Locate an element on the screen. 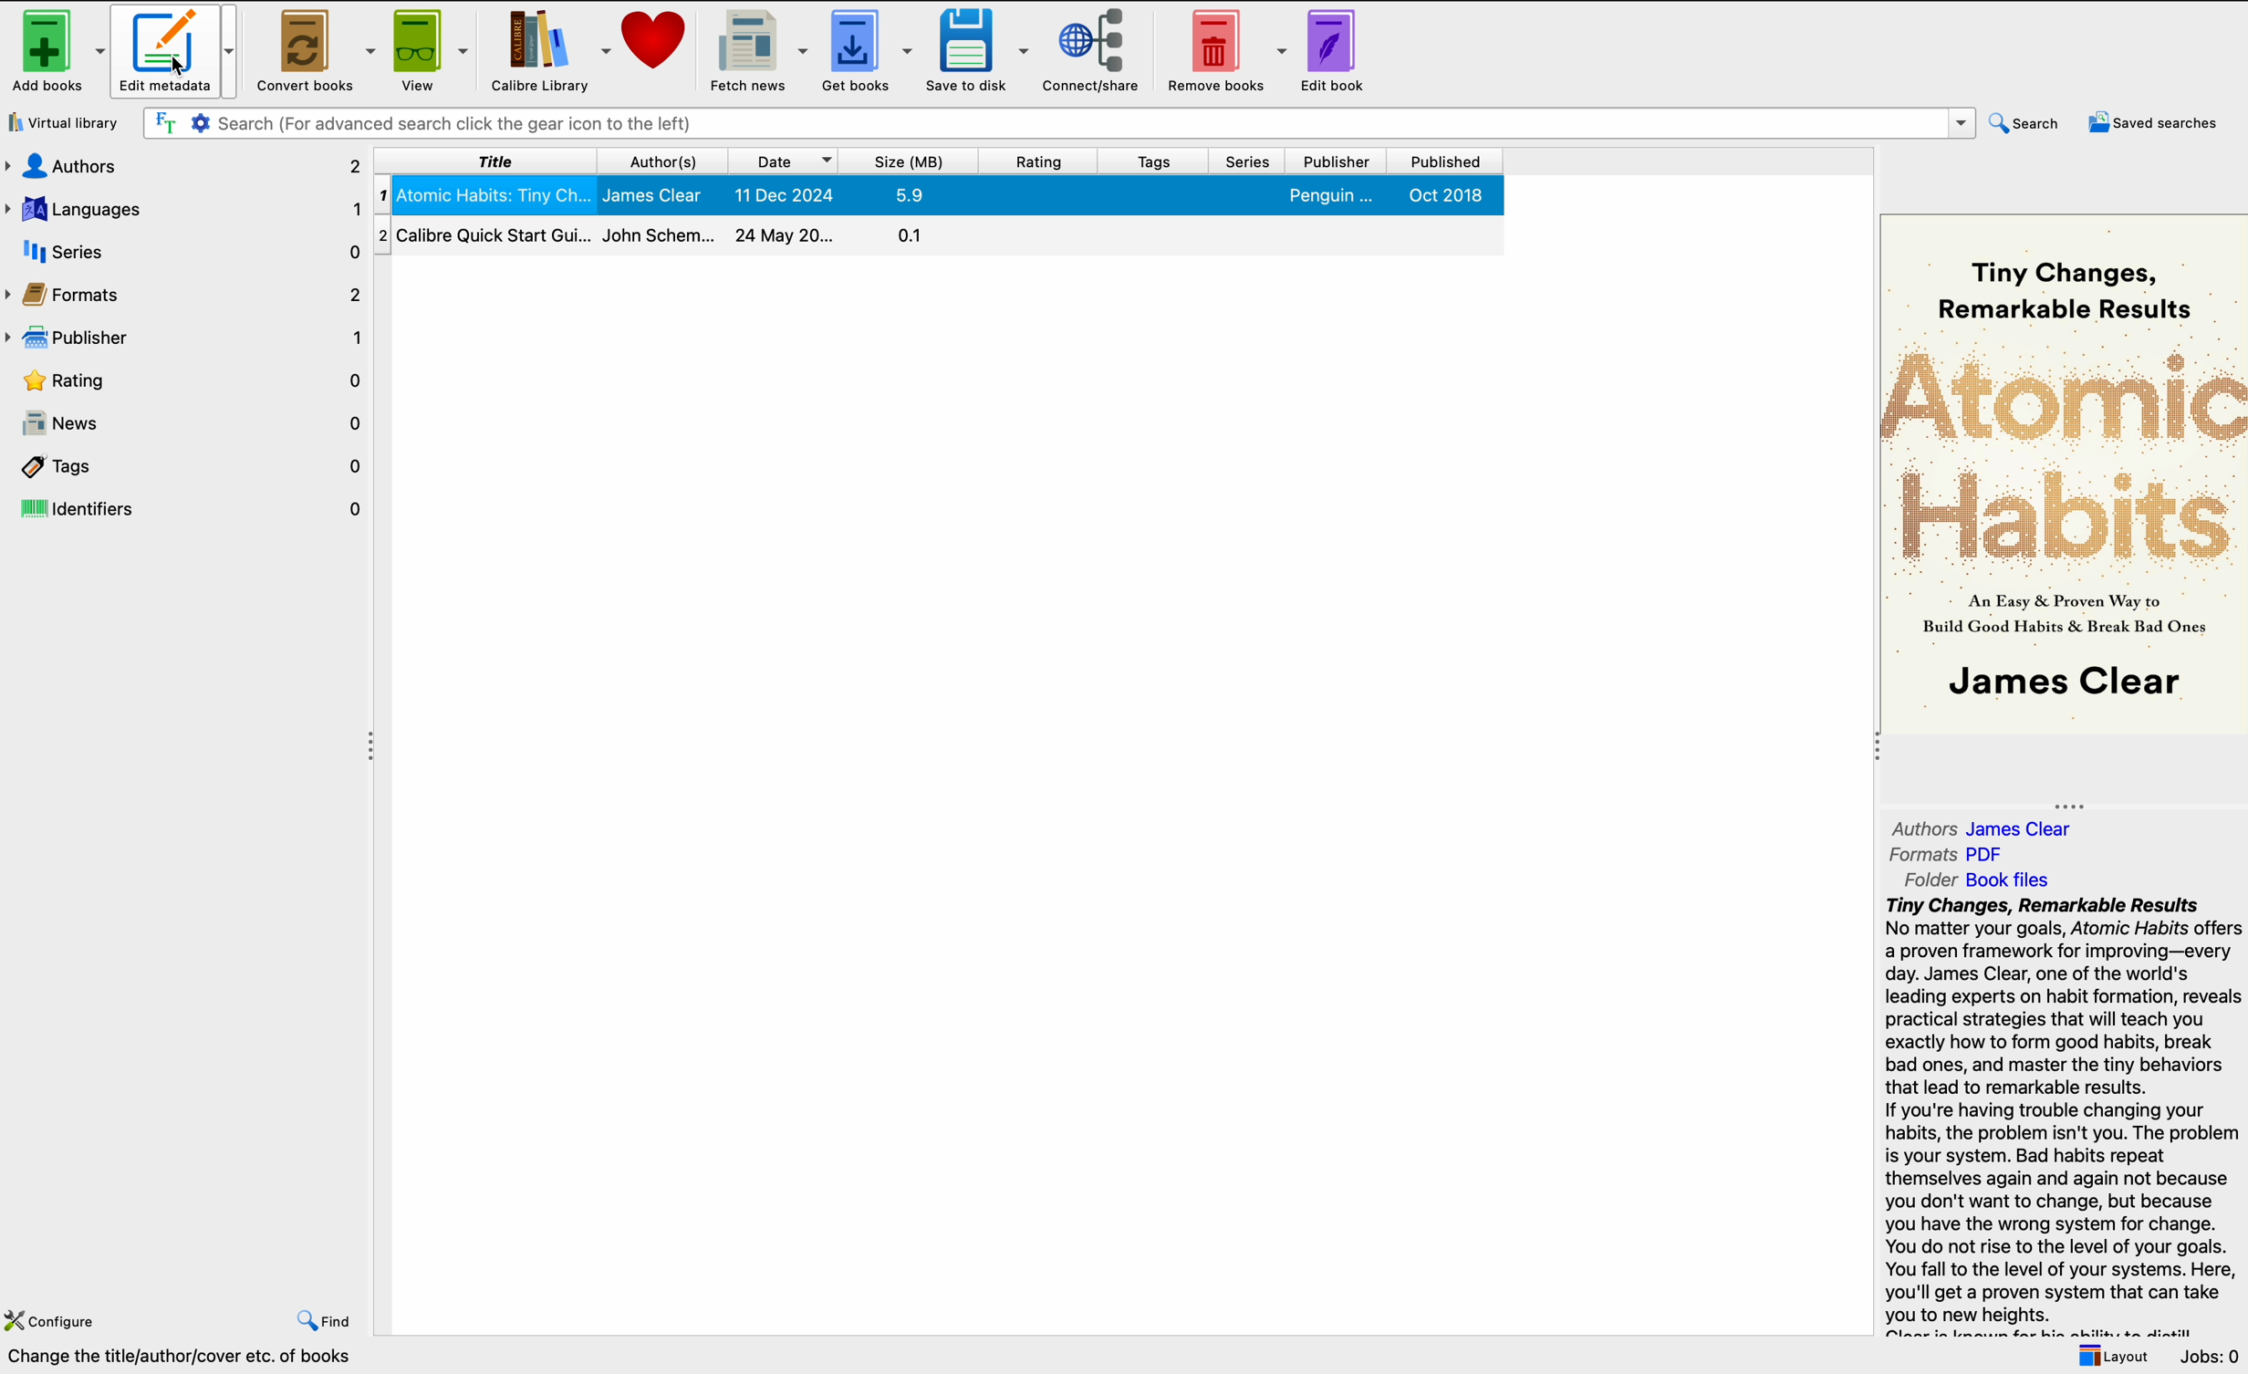 This screenshot has height=1374, width=2248. view is located at coordinates (429, 49).